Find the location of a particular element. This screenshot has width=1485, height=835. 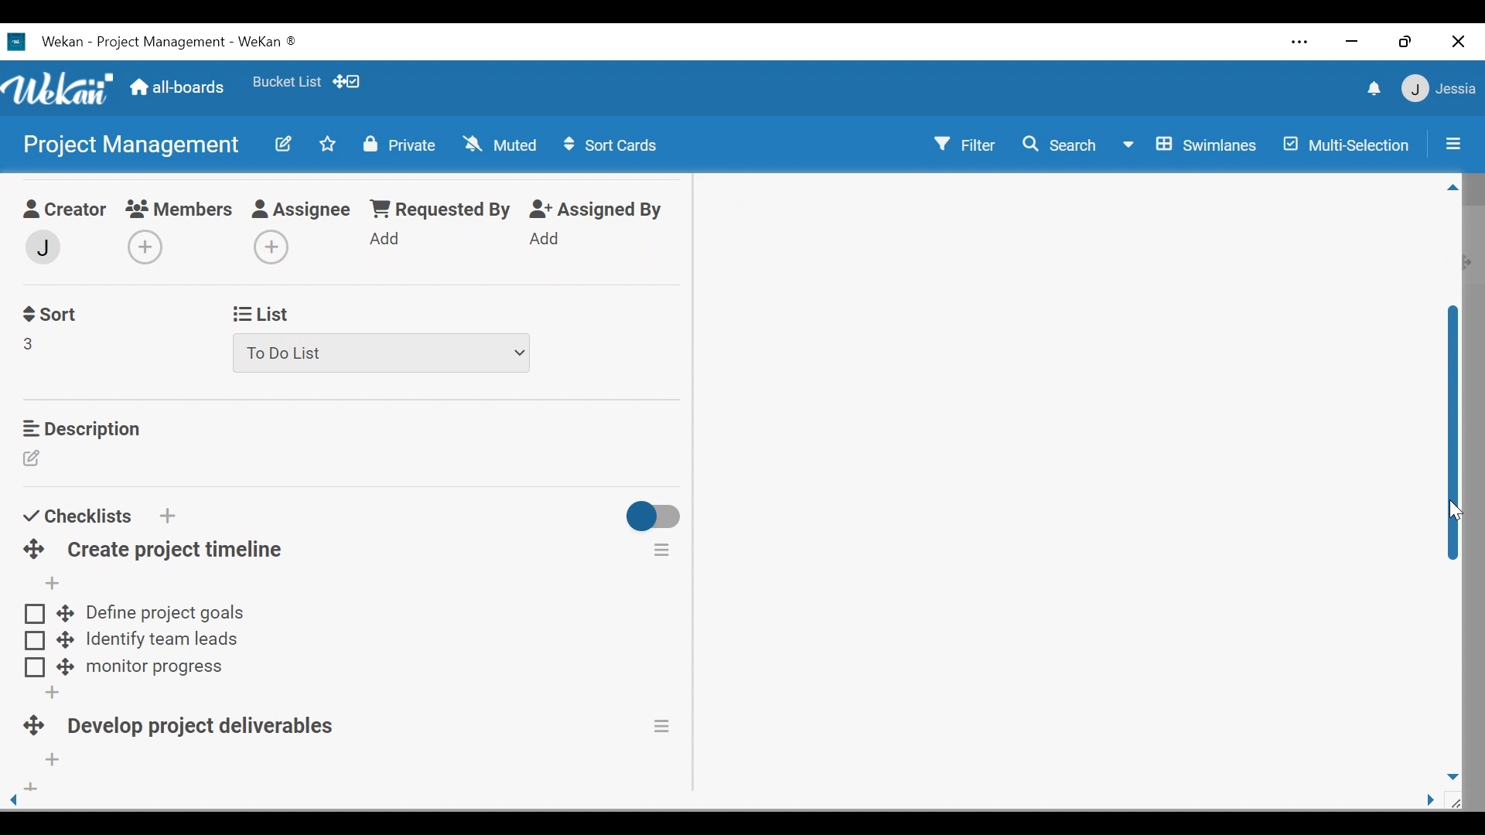

 is located at coordinates (180, 209).